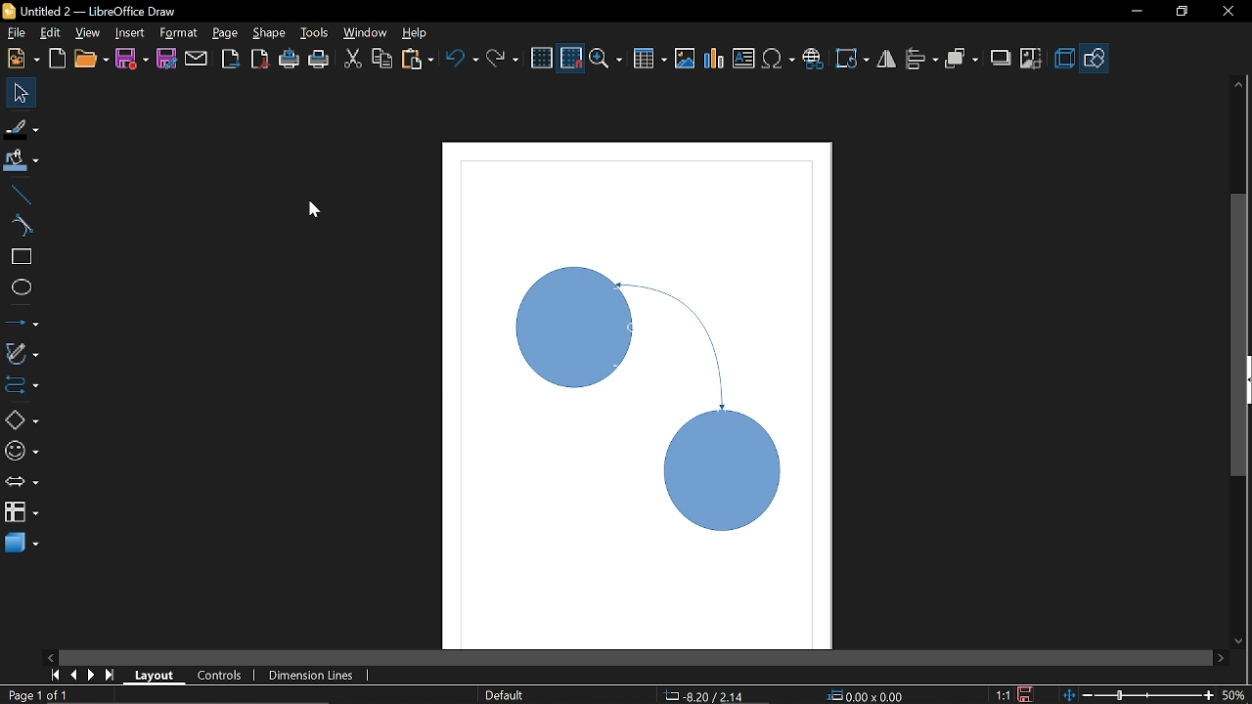 This screenshot has width=1252, height=704. I want to click on CUt , so click(353, 59).